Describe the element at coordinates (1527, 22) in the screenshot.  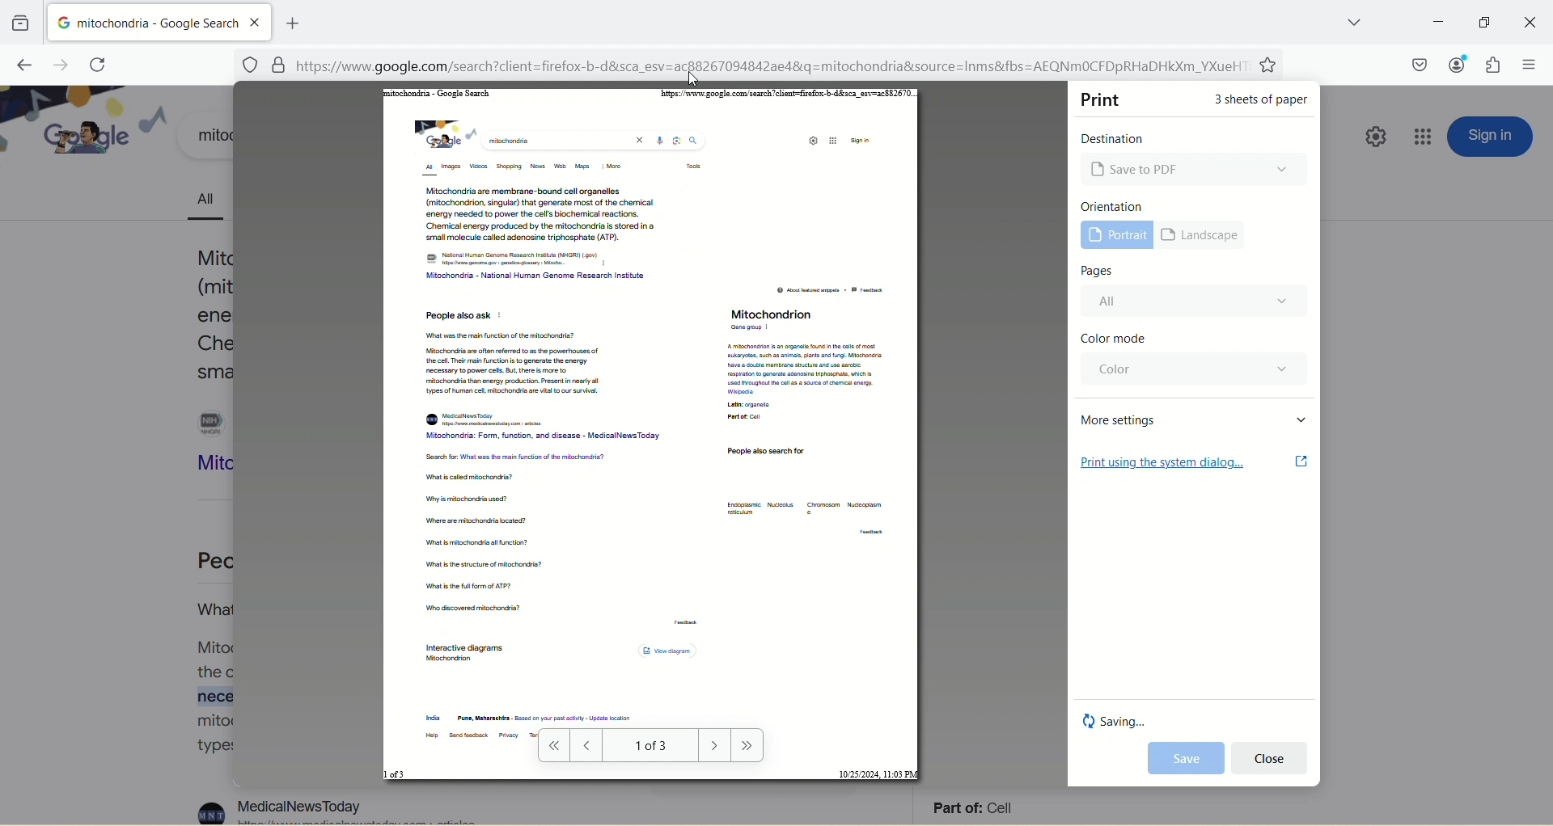
I see `close` at that location.